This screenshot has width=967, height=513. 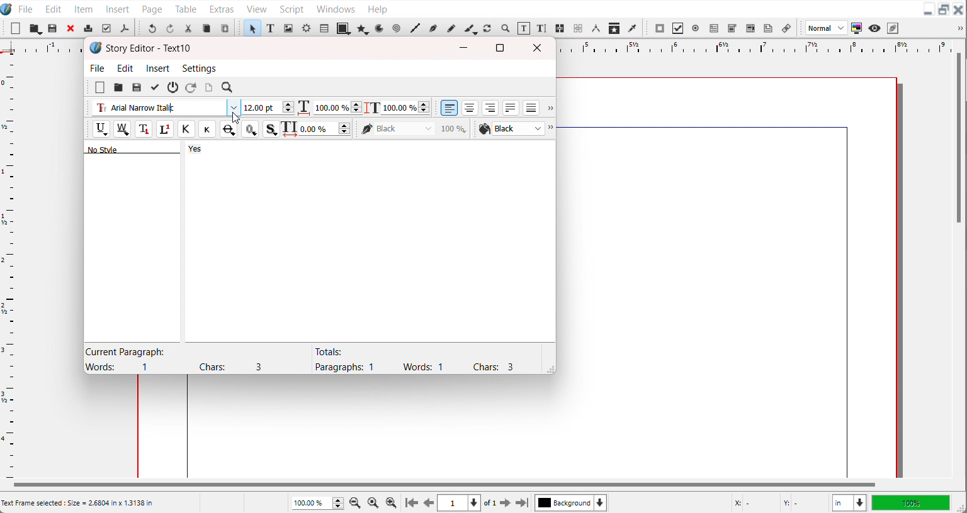 What do you see at coordinates (126, 68) in the screenshot?
I see `Edit` at bounding box center [126, 68].